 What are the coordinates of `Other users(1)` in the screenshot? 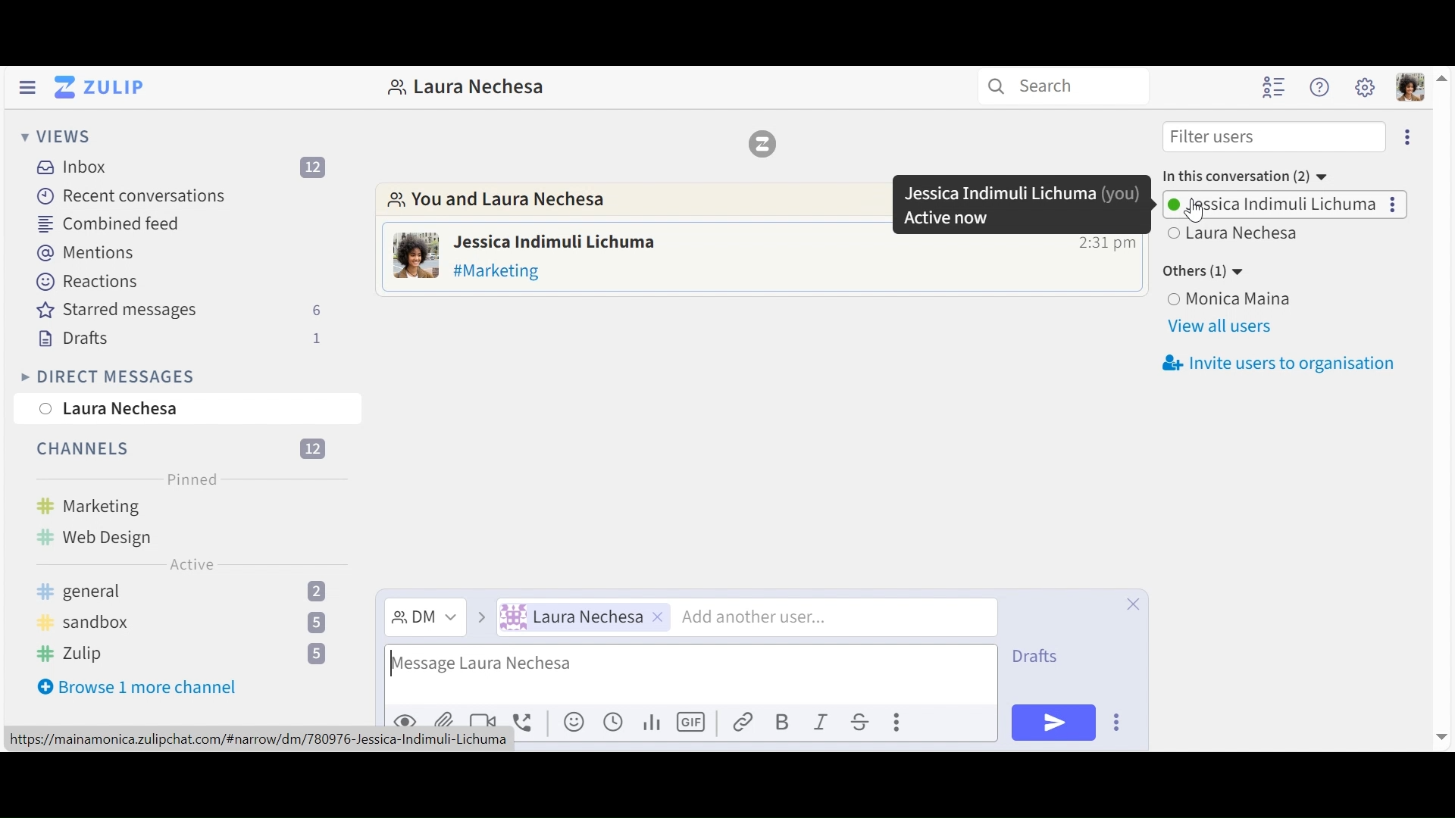 It's located at (1208, 272).